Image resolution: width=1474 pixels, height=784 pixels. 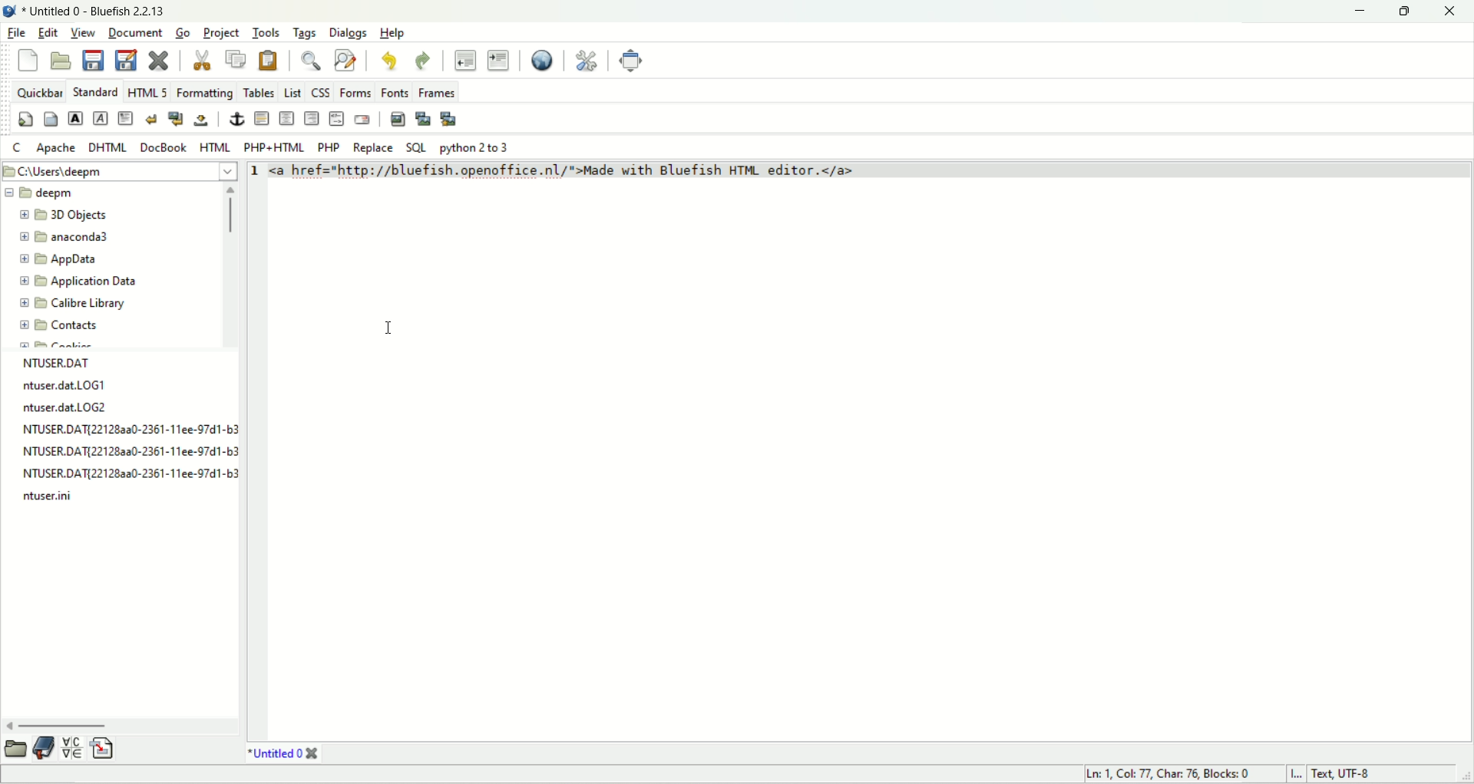 What do you see at coordinates (213, 147) in the screenshot?
I see `HTML` at bounding box center [213, 147].